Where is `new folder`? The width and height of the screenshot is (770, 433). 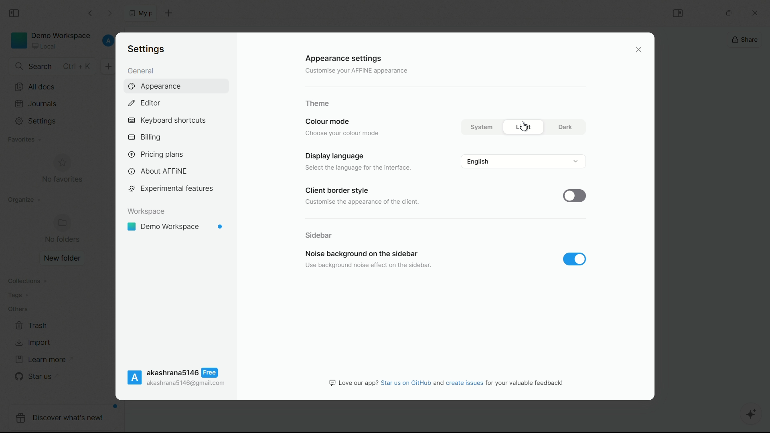
new folder is located at coordinates (62, 258).